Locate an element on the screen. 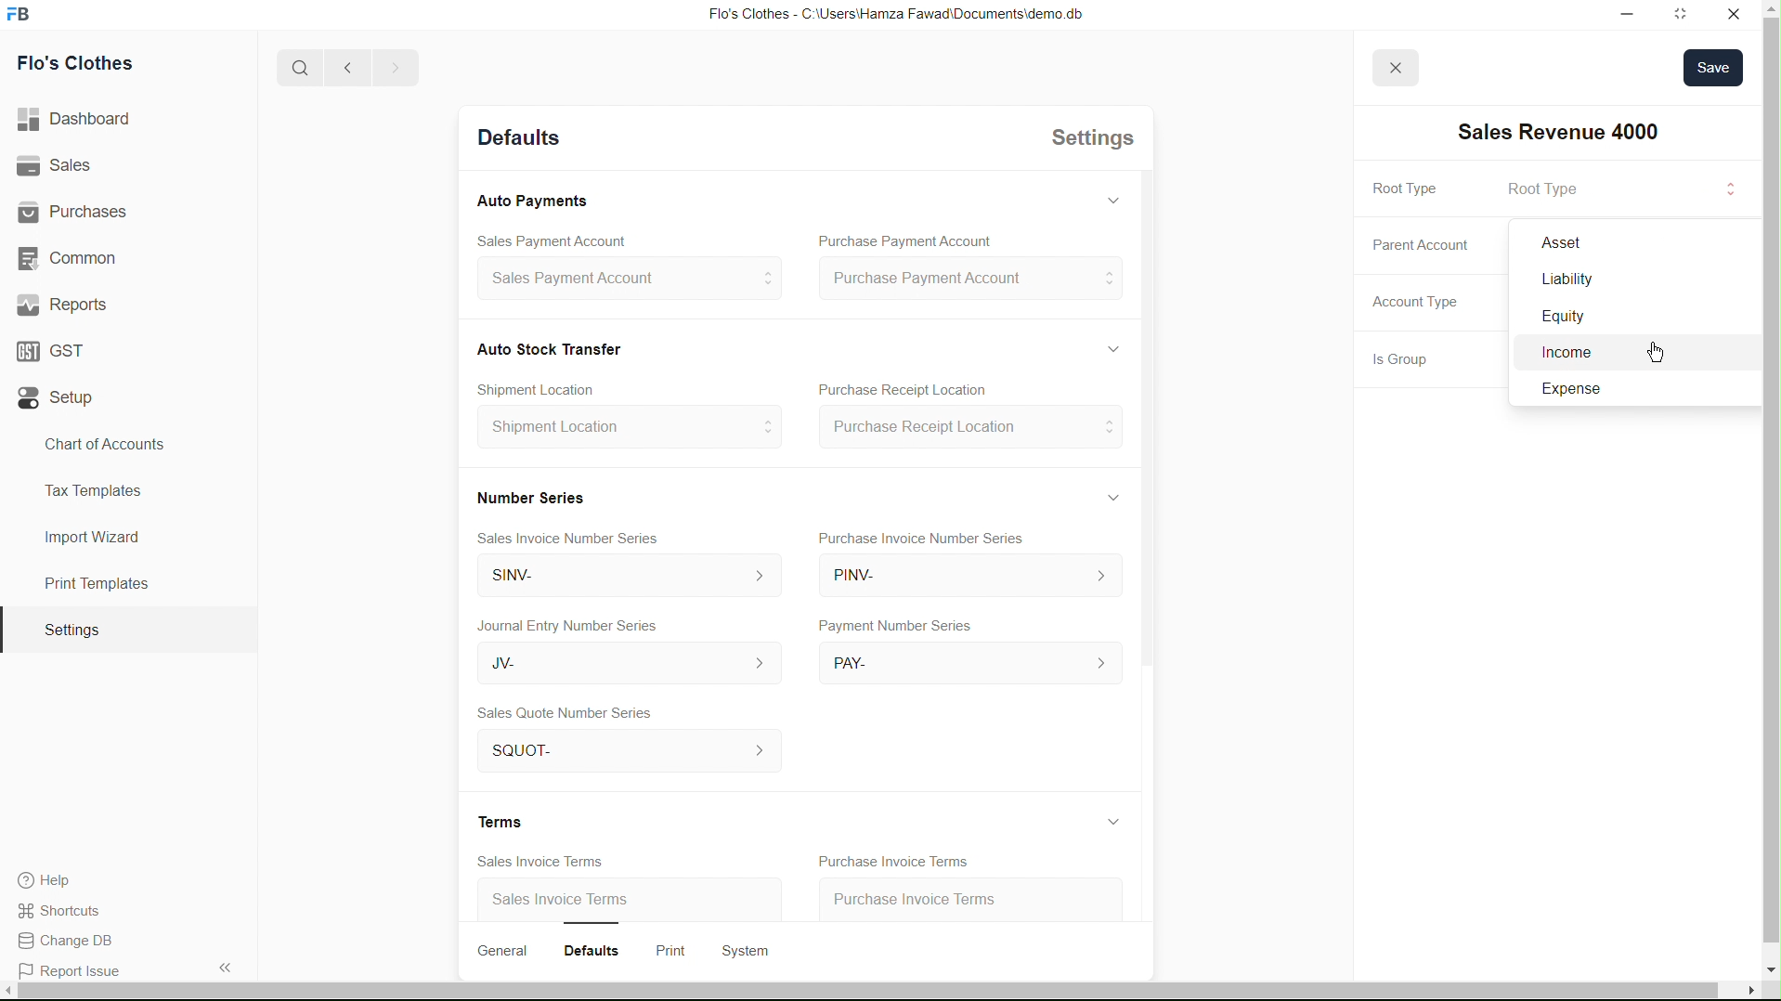  Help is located at coordinates (52, 880).